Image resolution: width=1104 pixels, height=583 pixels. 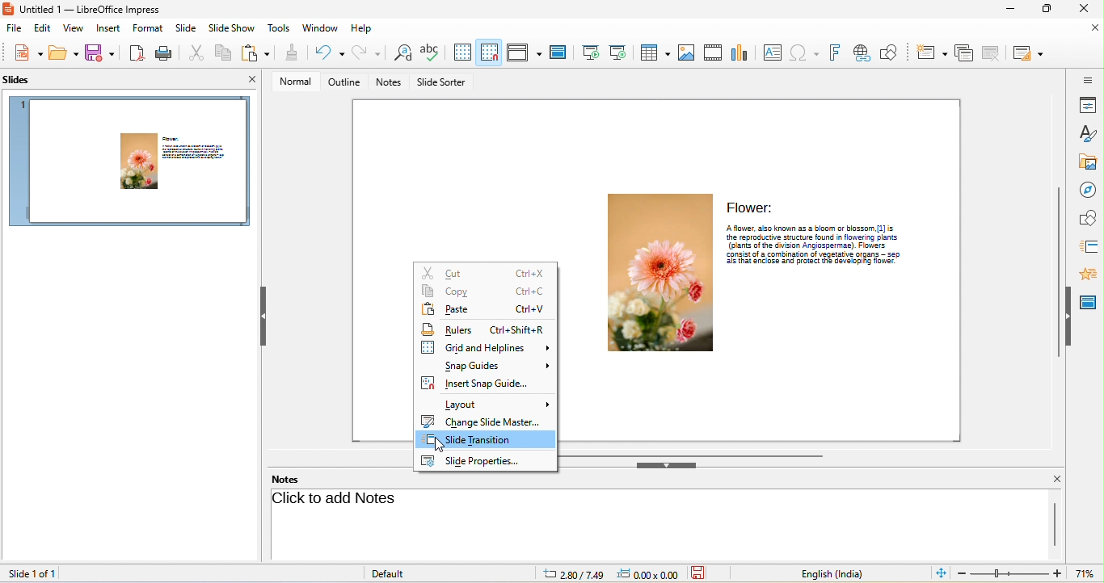 What do you see at coordinates (1090, 303) in the screenshot?
I see `master slide` at bounding box center [1090, 303].